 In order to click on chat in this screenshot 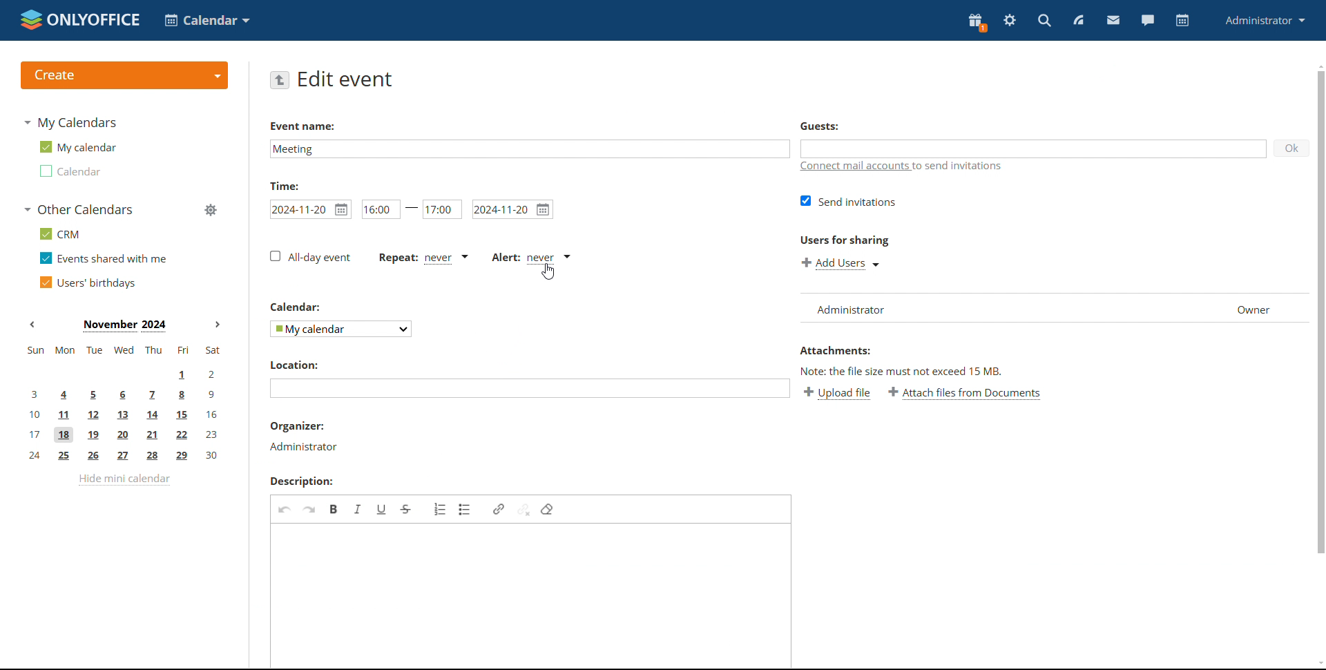, I will do `click(1146, 21)`.